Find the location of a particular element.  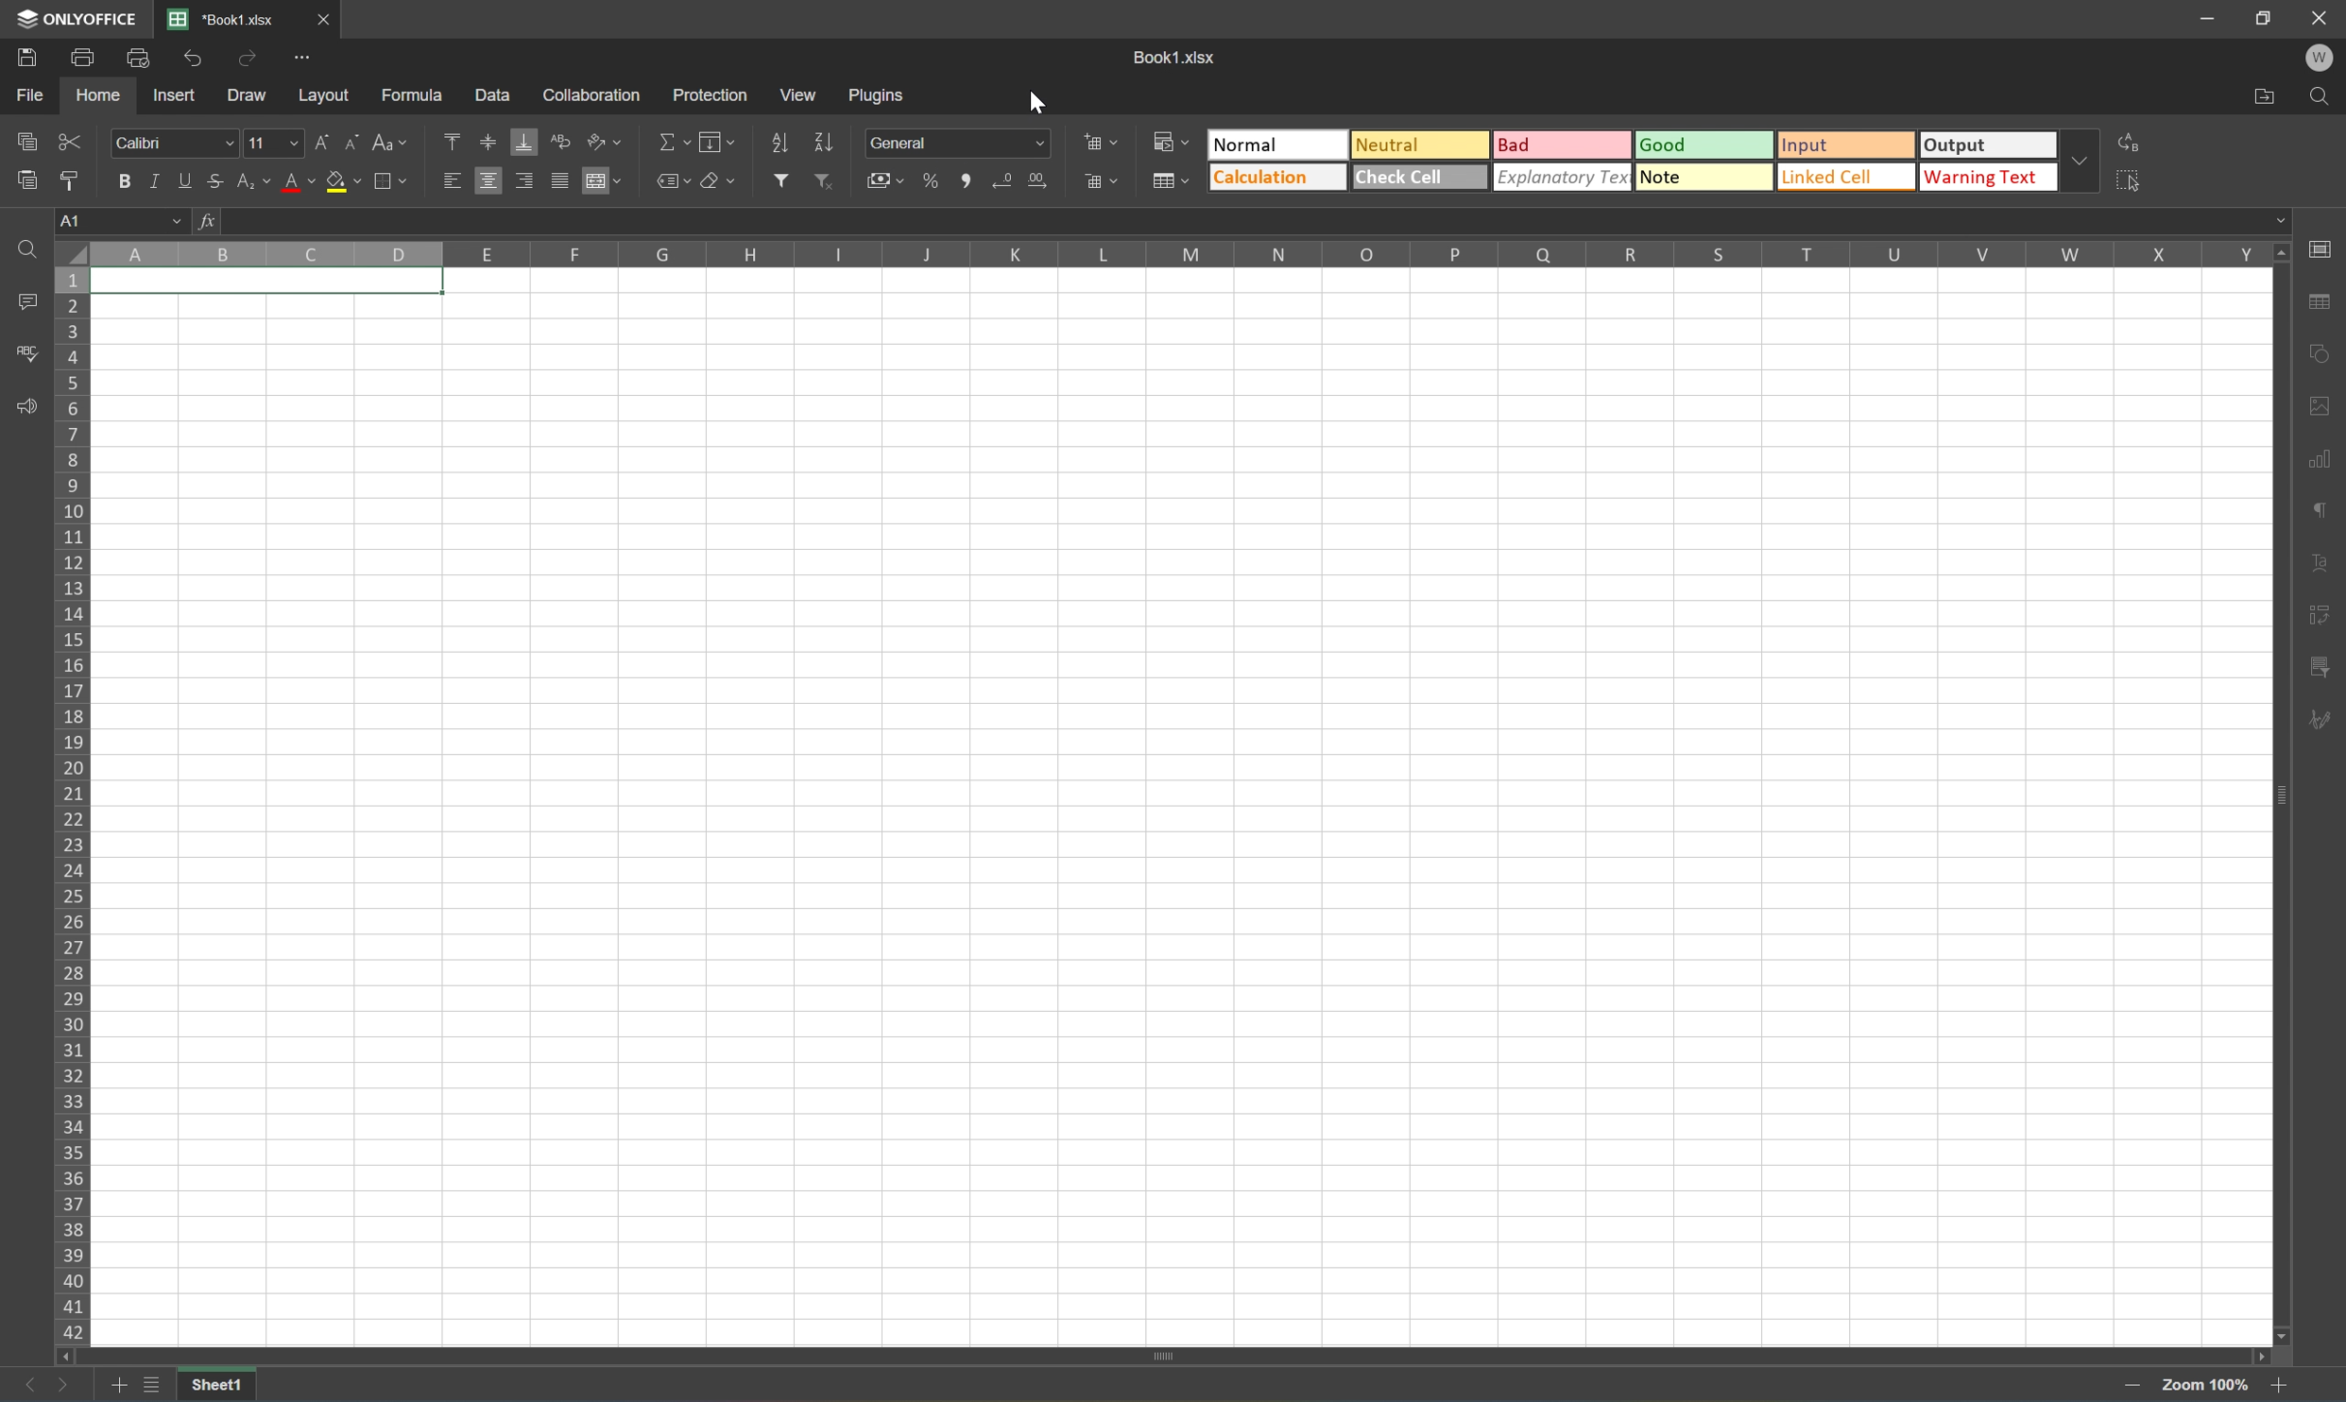

Row numbers is located at coordinates (70, 809).